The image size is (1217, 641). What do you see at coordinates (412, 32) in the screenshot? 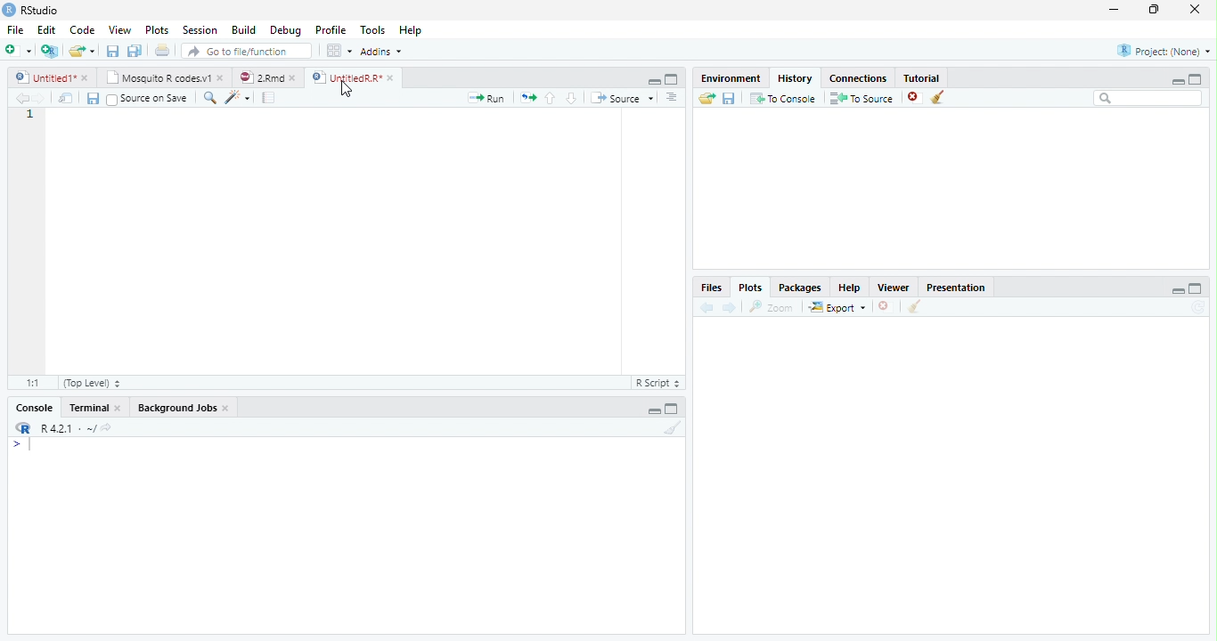
I see `Help` at bounding box center [412, 32].